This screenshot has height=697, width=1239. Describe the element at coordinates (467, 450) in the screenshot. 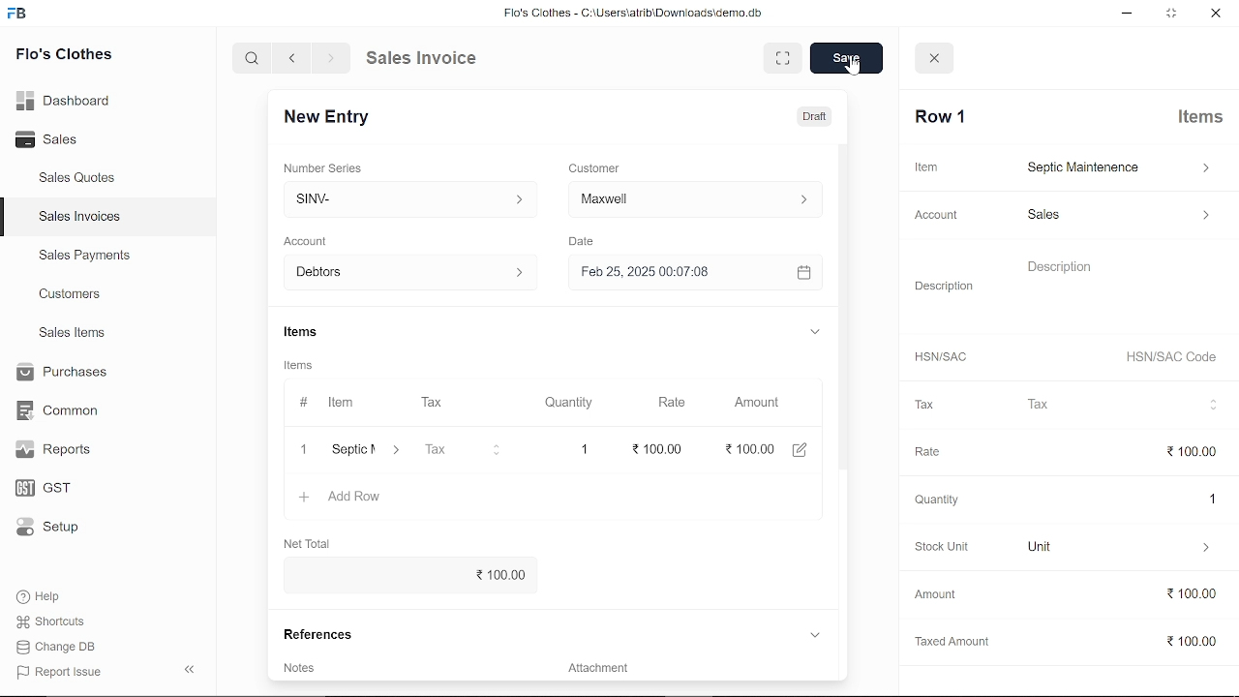

I see `Tax` at that location.